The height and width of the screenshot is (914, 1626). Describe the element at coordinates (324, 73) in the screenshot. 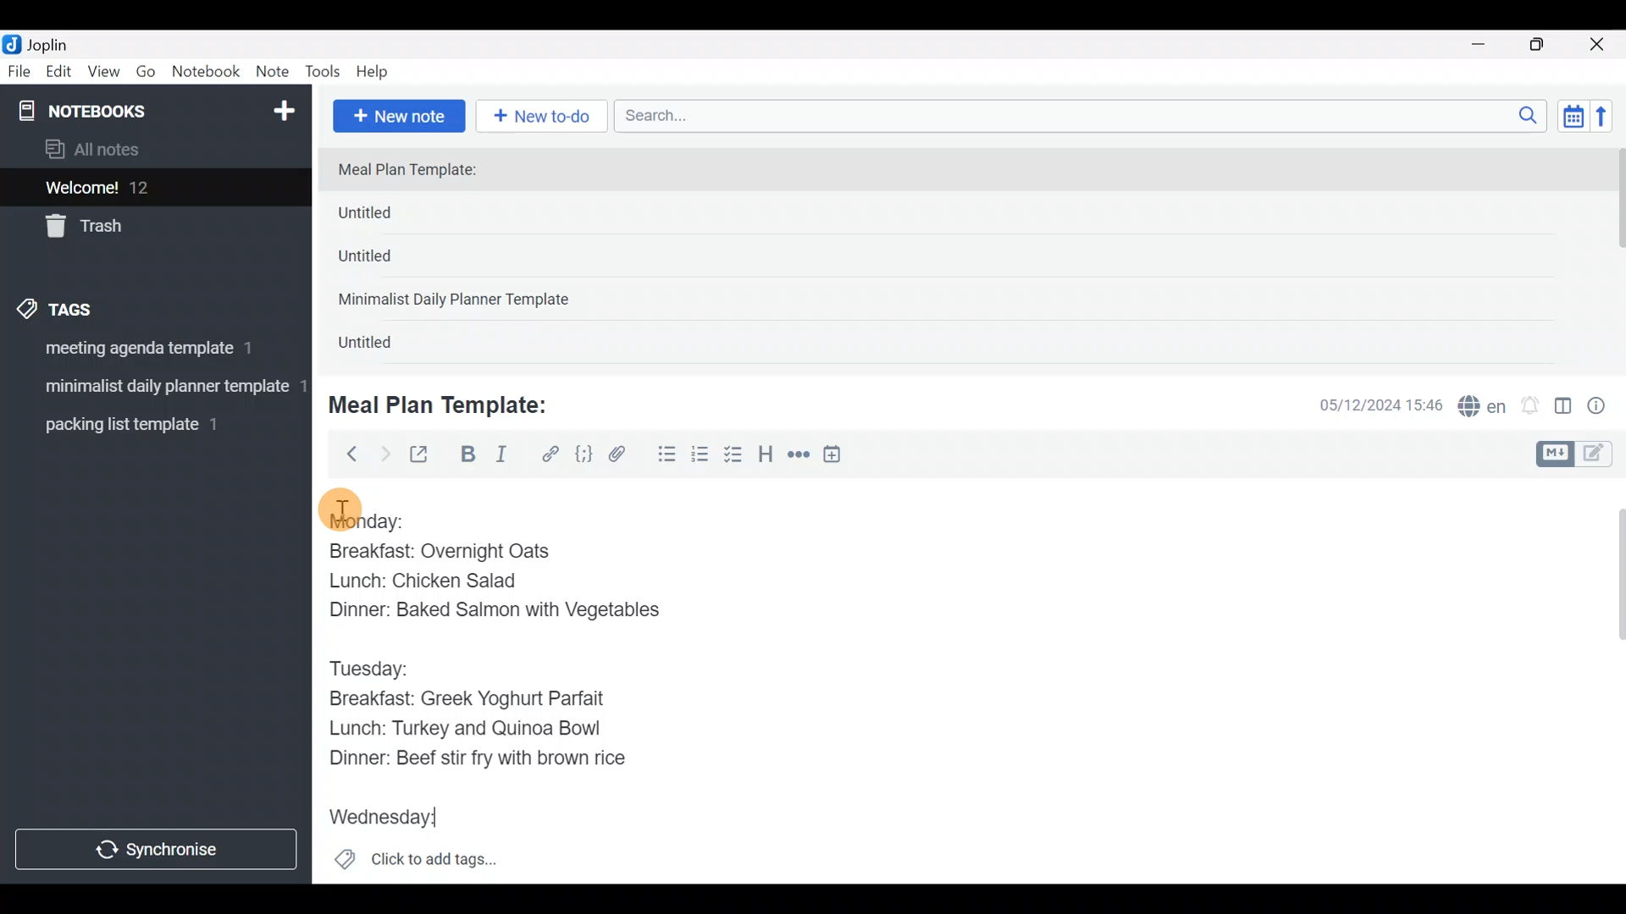

I see `Tools` at that location.